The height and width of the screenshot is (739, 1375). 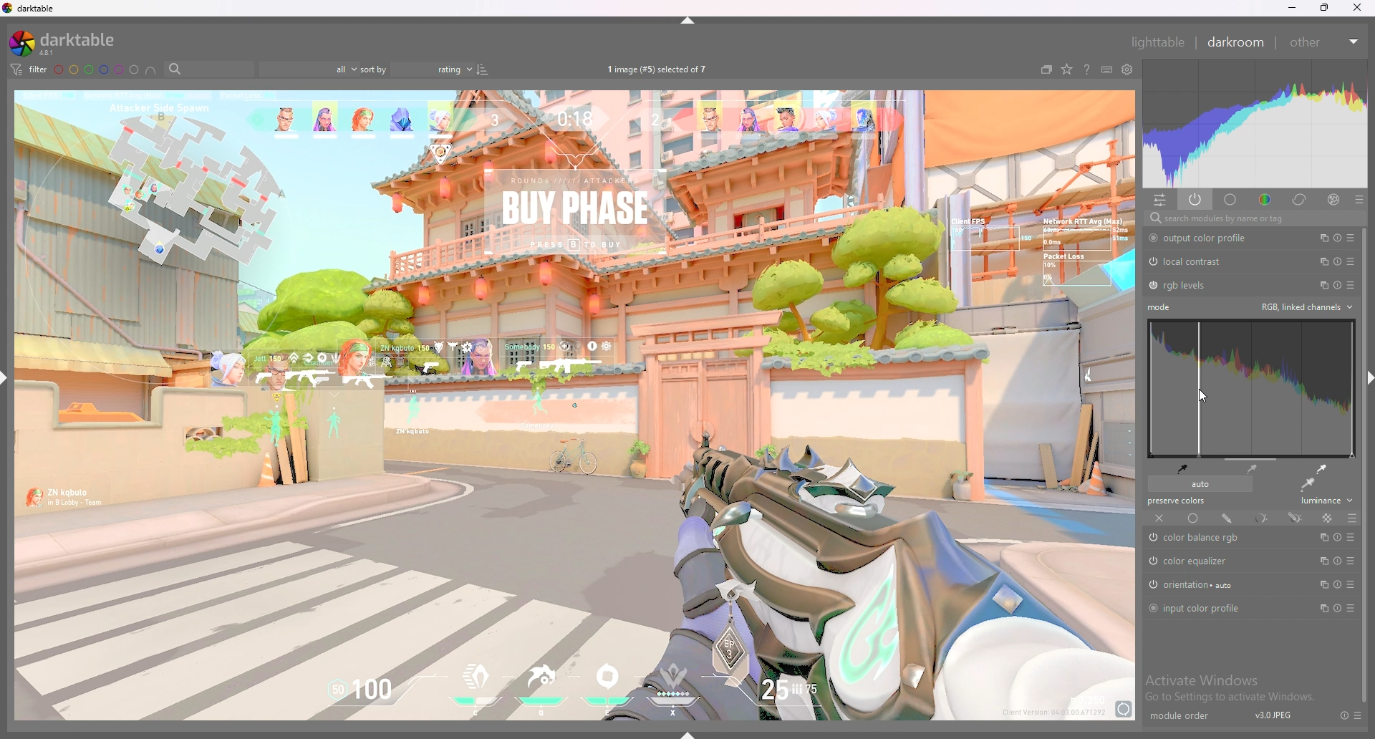 What do you see at coordinates (1351, 584) in the screenshot?
I see `preset` at bounding box center [1351, 584].